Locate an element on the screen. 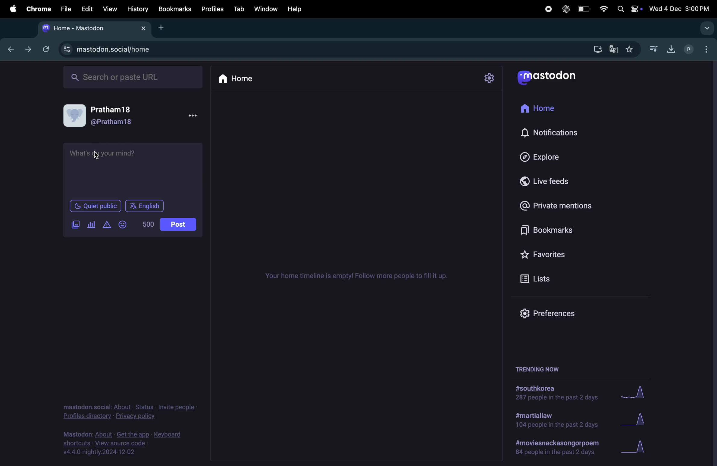  window is located at coordinates (265, 8).